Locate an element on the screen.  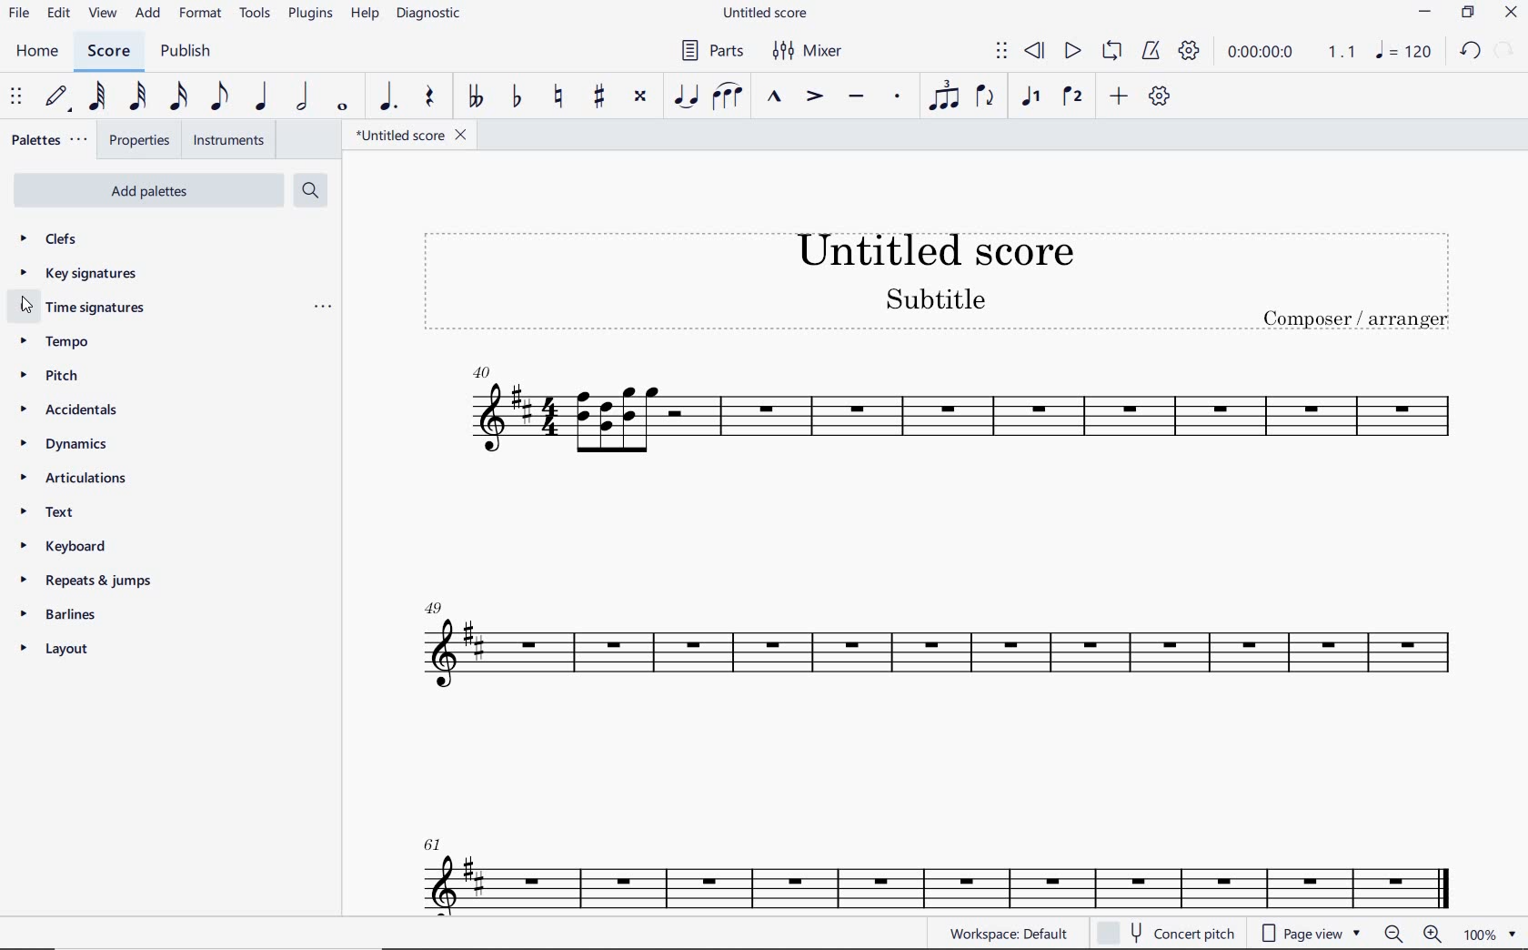
NOTE is located at coordinates (1402, 50).